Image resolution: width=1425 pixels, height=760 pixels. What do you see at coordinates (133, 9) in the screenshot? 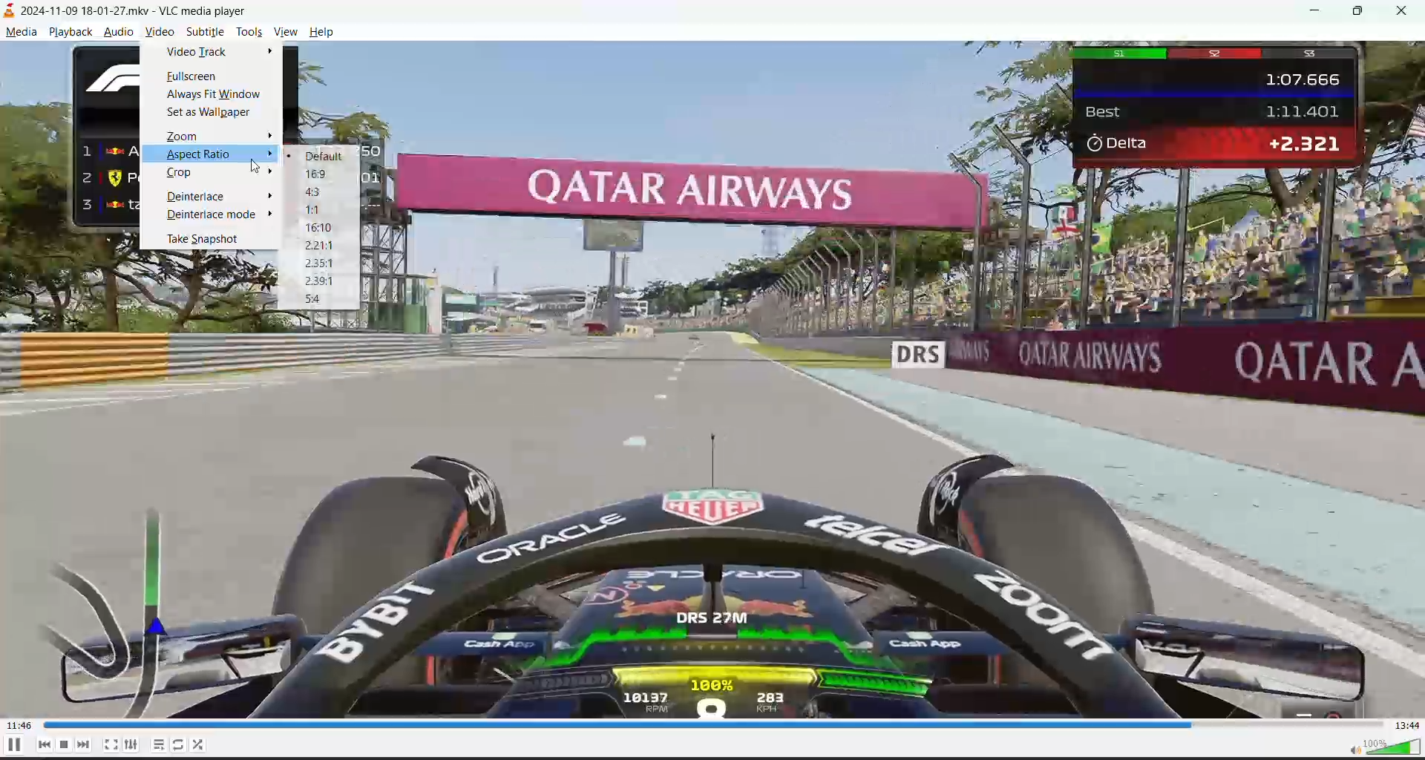
I see `track and app name` at bounding box center [133, 9].